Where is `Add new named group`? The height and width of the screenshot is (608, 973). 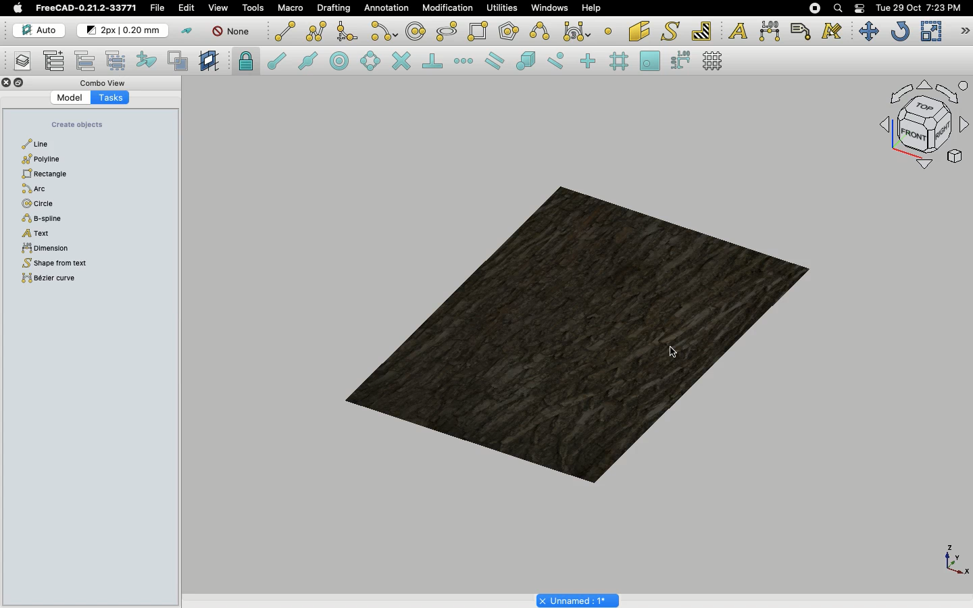
Add new named group is located at coordinates (55, 60).